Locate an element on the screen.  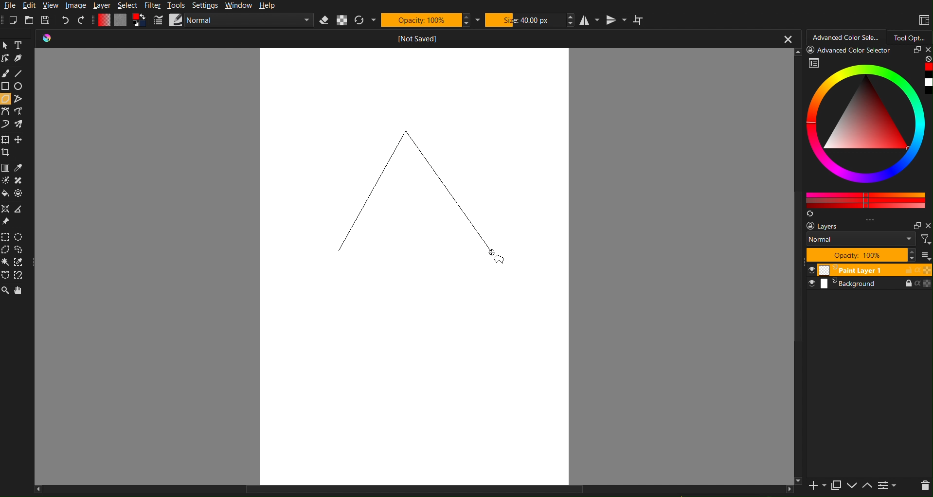
elliptical Selection Tools is located at coordinates (20, 236).